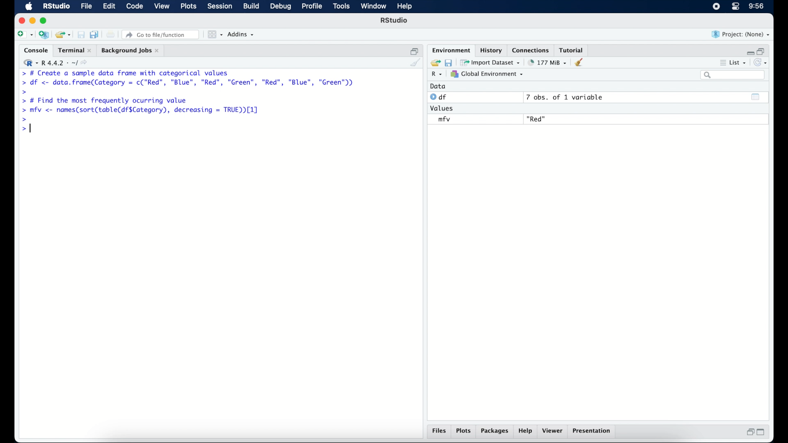 This screenshot has height=443, width=788. I want to click on new file, so click(24, 34).